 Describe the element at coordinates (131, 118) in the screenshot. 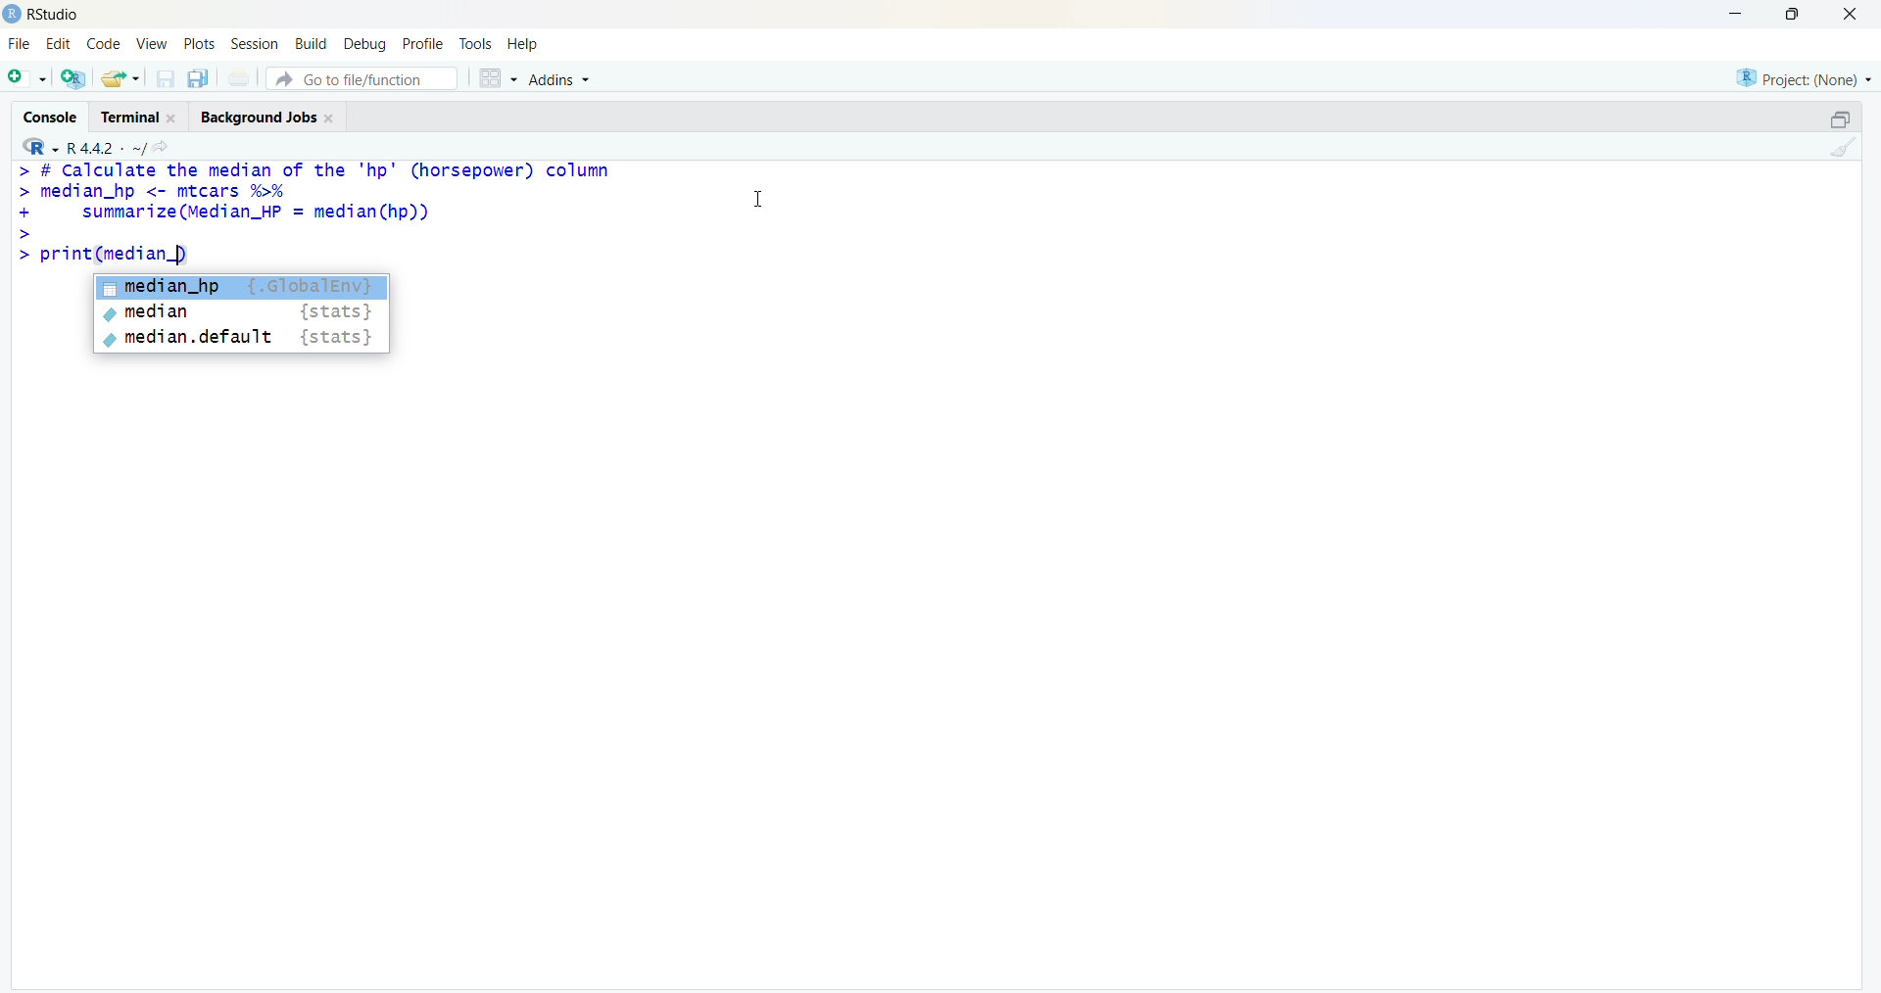

I see `terminal` at that location.